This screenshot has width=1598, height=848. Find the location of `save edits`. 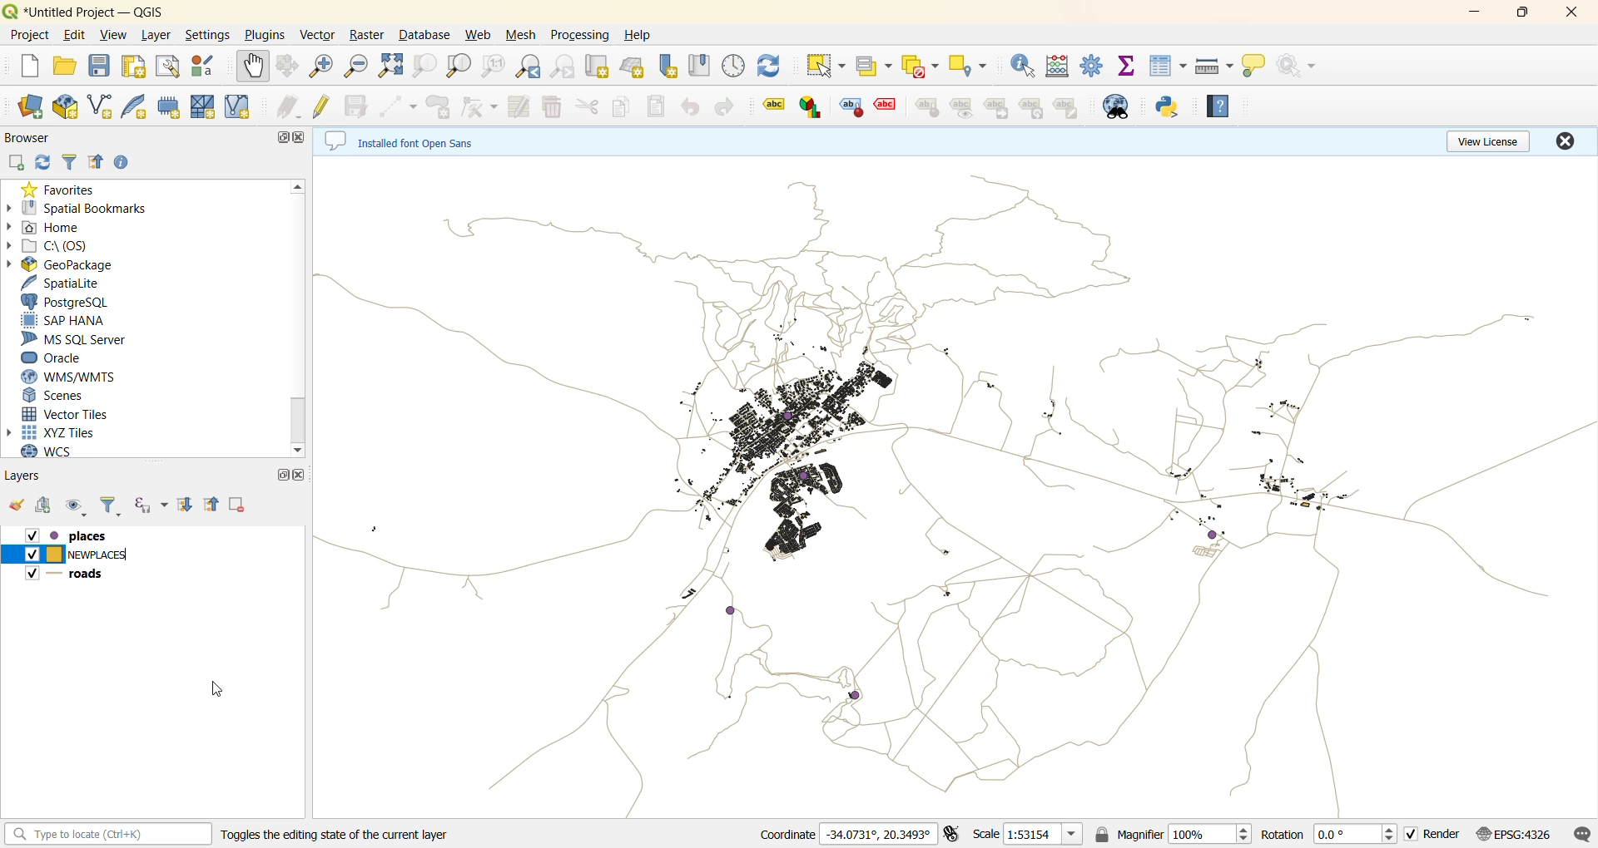

save edits is located at coordinates (361, 104).